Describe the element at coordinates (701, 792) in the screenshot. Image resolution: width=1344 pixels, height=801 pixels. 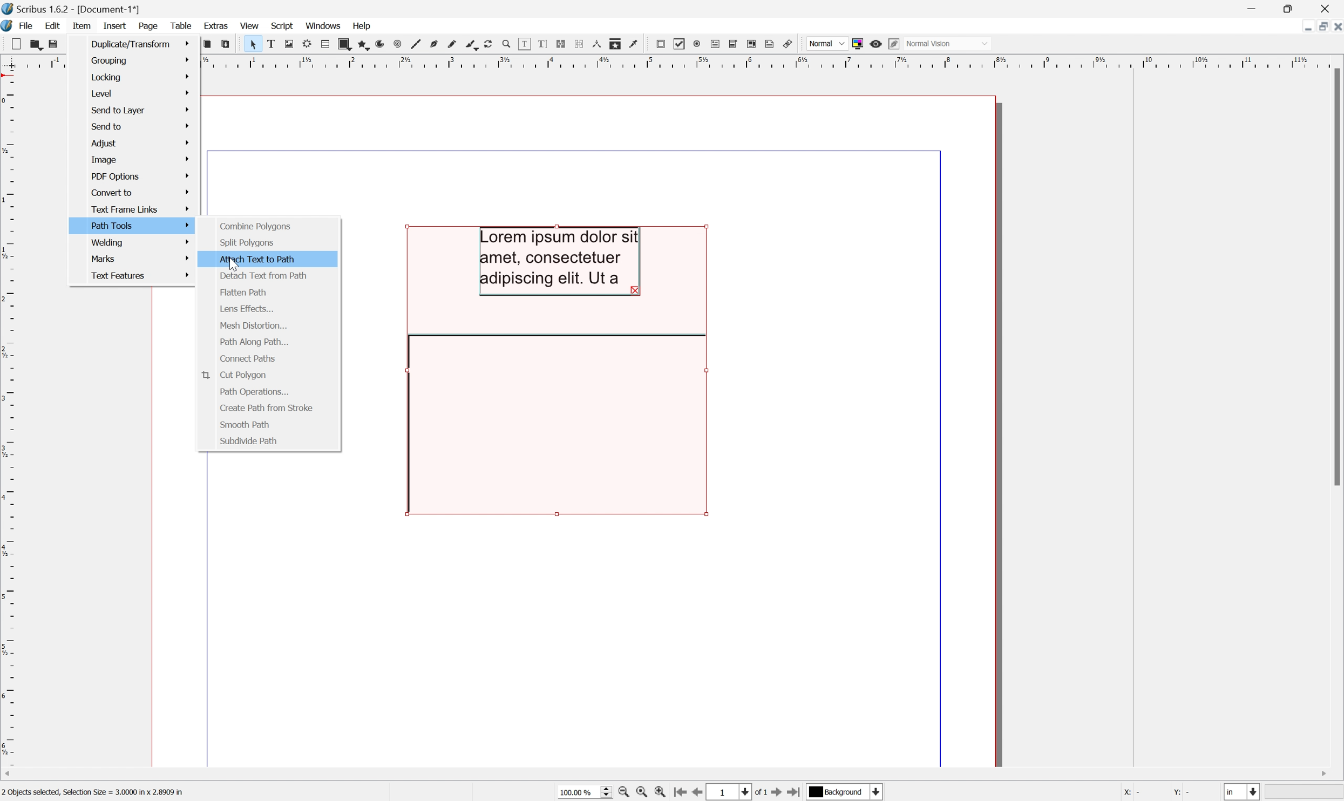
I see `Go to the previous page` at that location.